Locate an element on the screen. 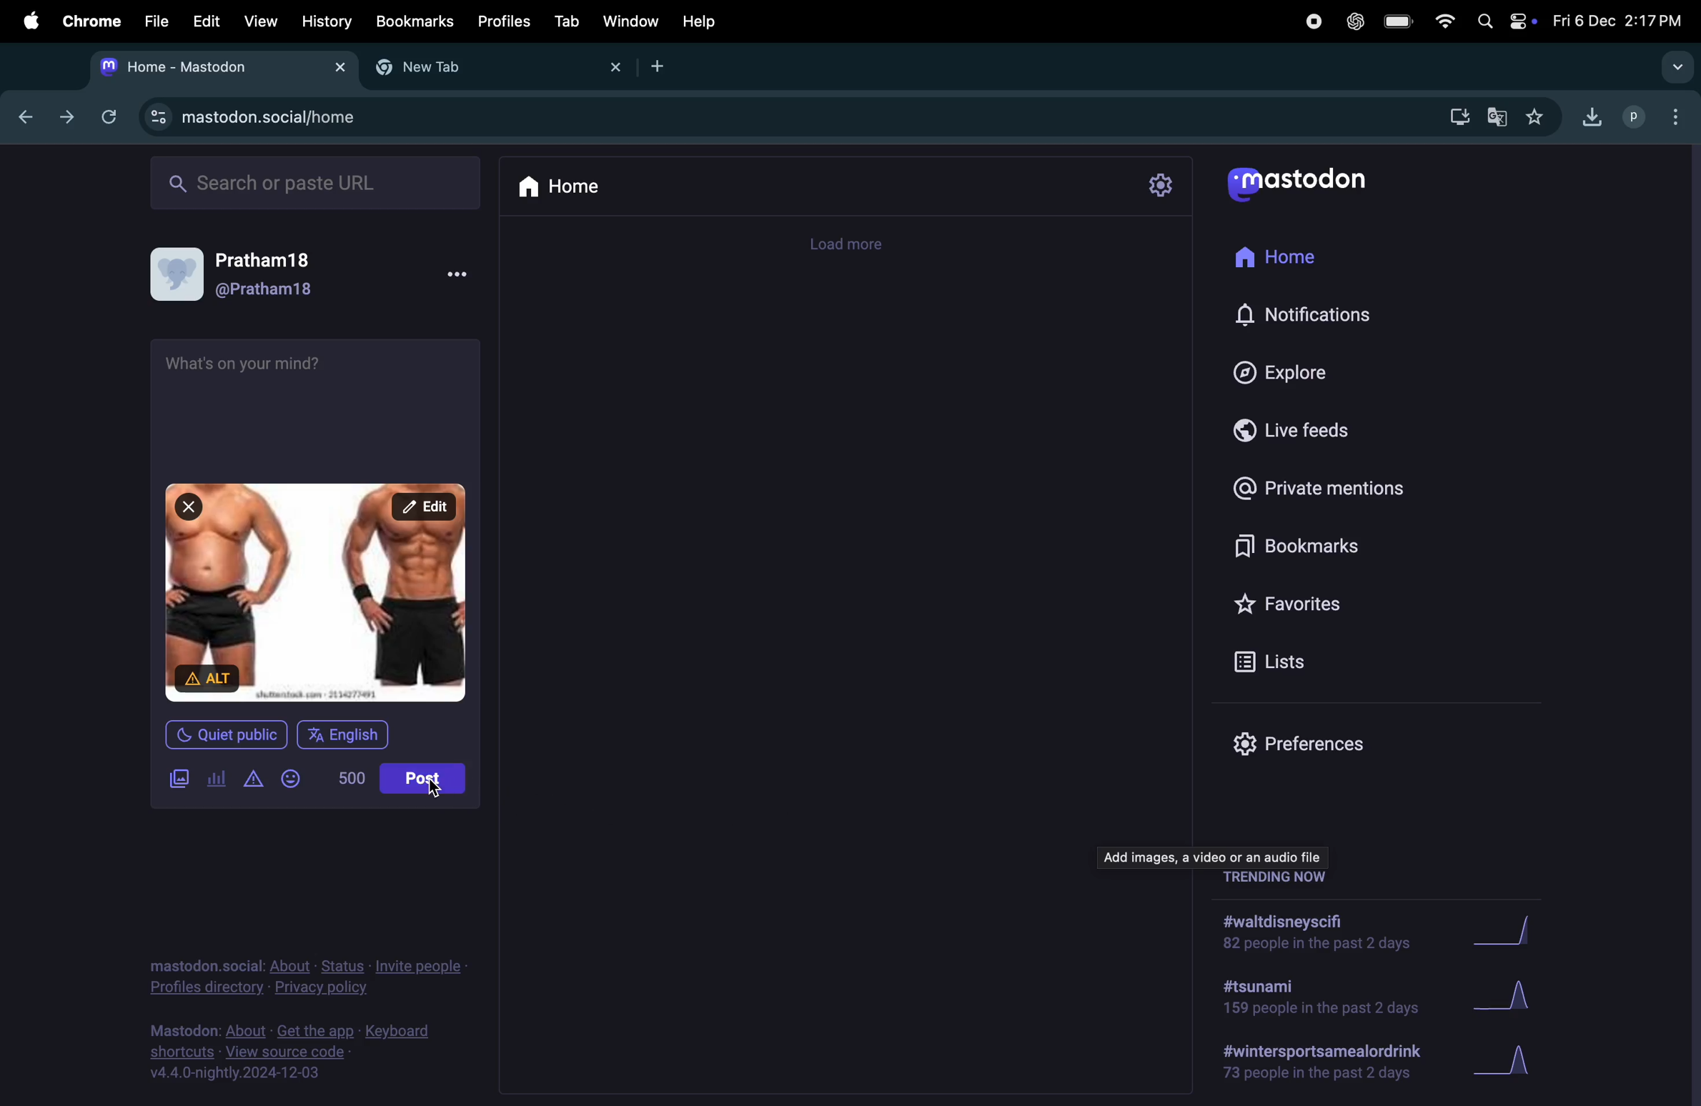 This screenshot has width=1701, height=1106. search url is located at coordinates (317, 181).